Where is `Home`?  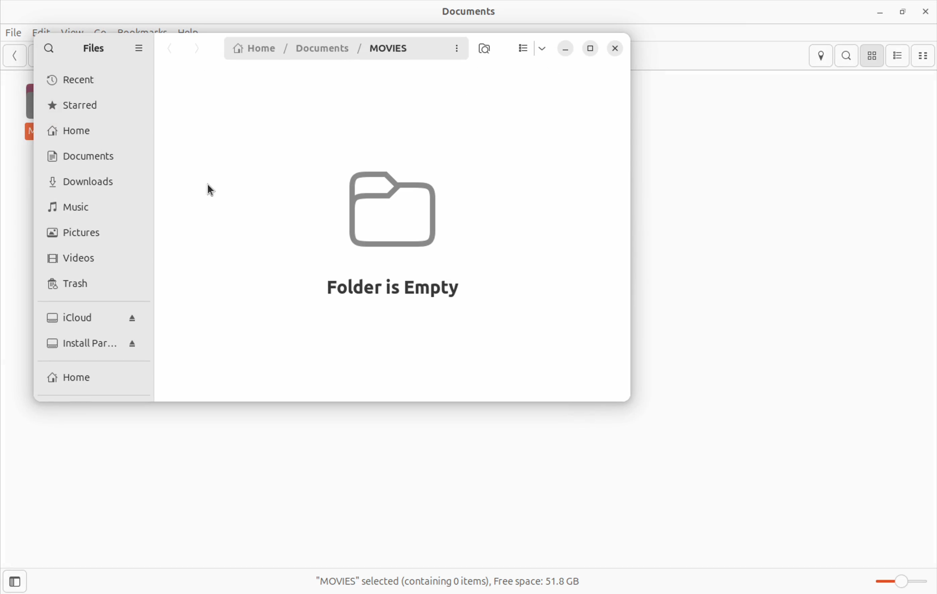
Home is located at coordinates (74, 378).